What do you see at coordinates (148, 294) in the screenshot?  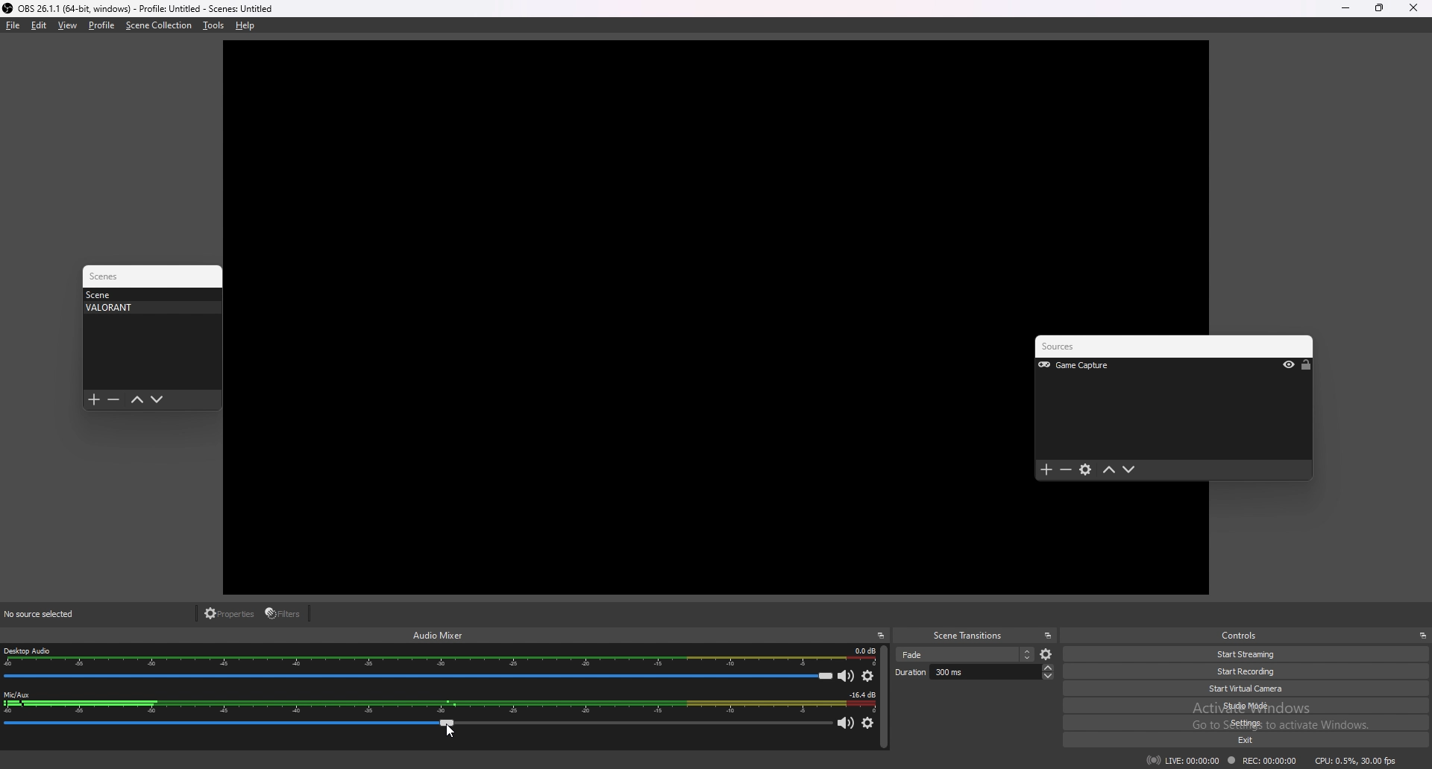 I see `scene` at bounding box center [148, 294].